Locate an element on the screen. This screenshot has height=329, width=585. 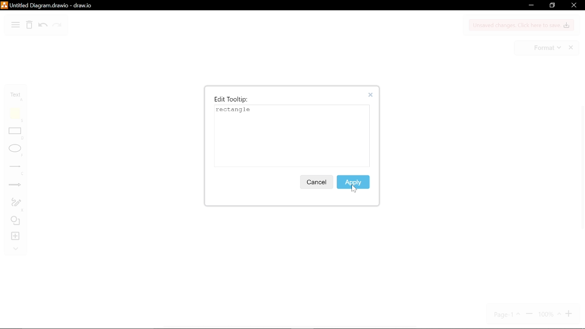
close is located at coordinates (573, 5).